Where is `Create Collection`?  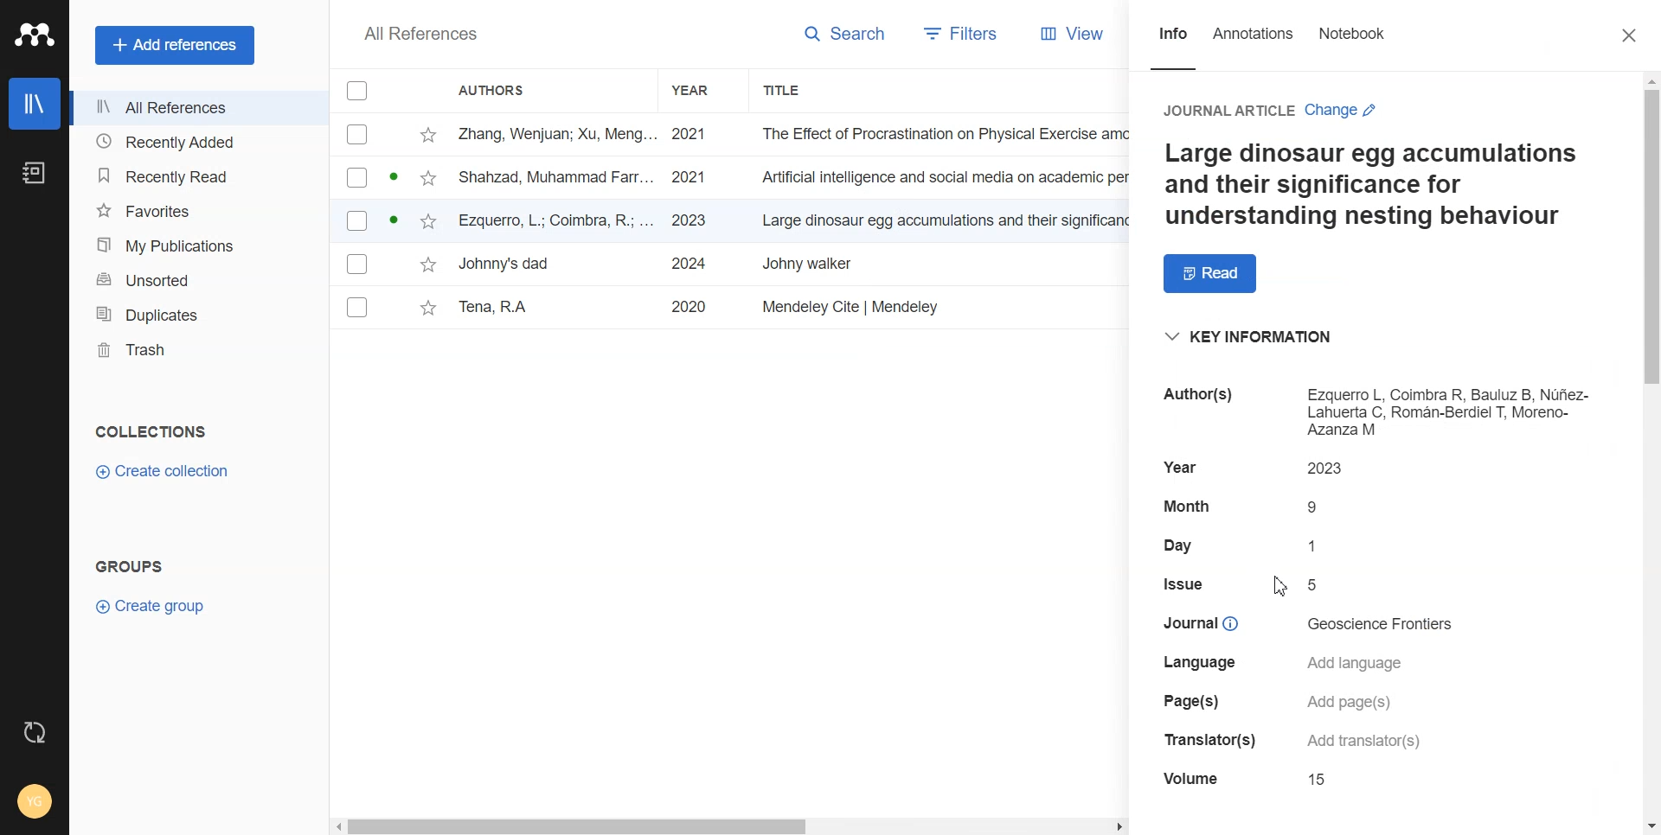 Create Collection is located at coordinates (164, 472).